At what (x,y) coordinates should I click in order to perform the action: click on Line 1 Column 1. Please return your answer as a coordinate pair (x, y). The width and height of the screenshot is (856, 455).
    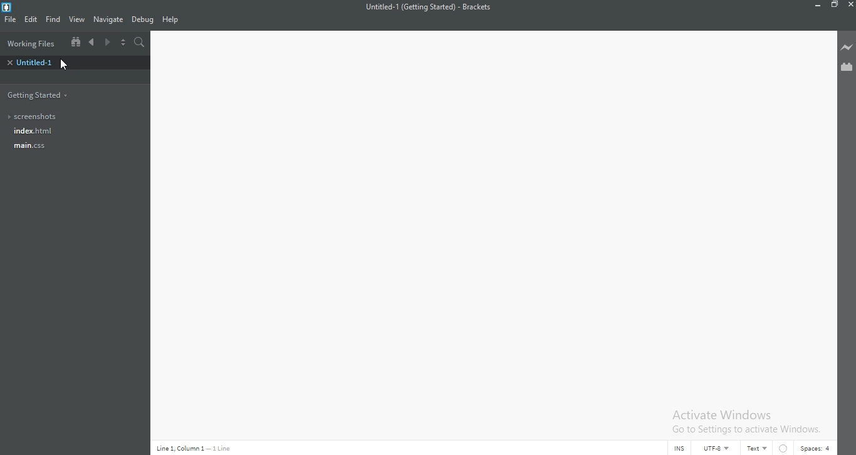
    Looking at the image, I should click on (195, 449).